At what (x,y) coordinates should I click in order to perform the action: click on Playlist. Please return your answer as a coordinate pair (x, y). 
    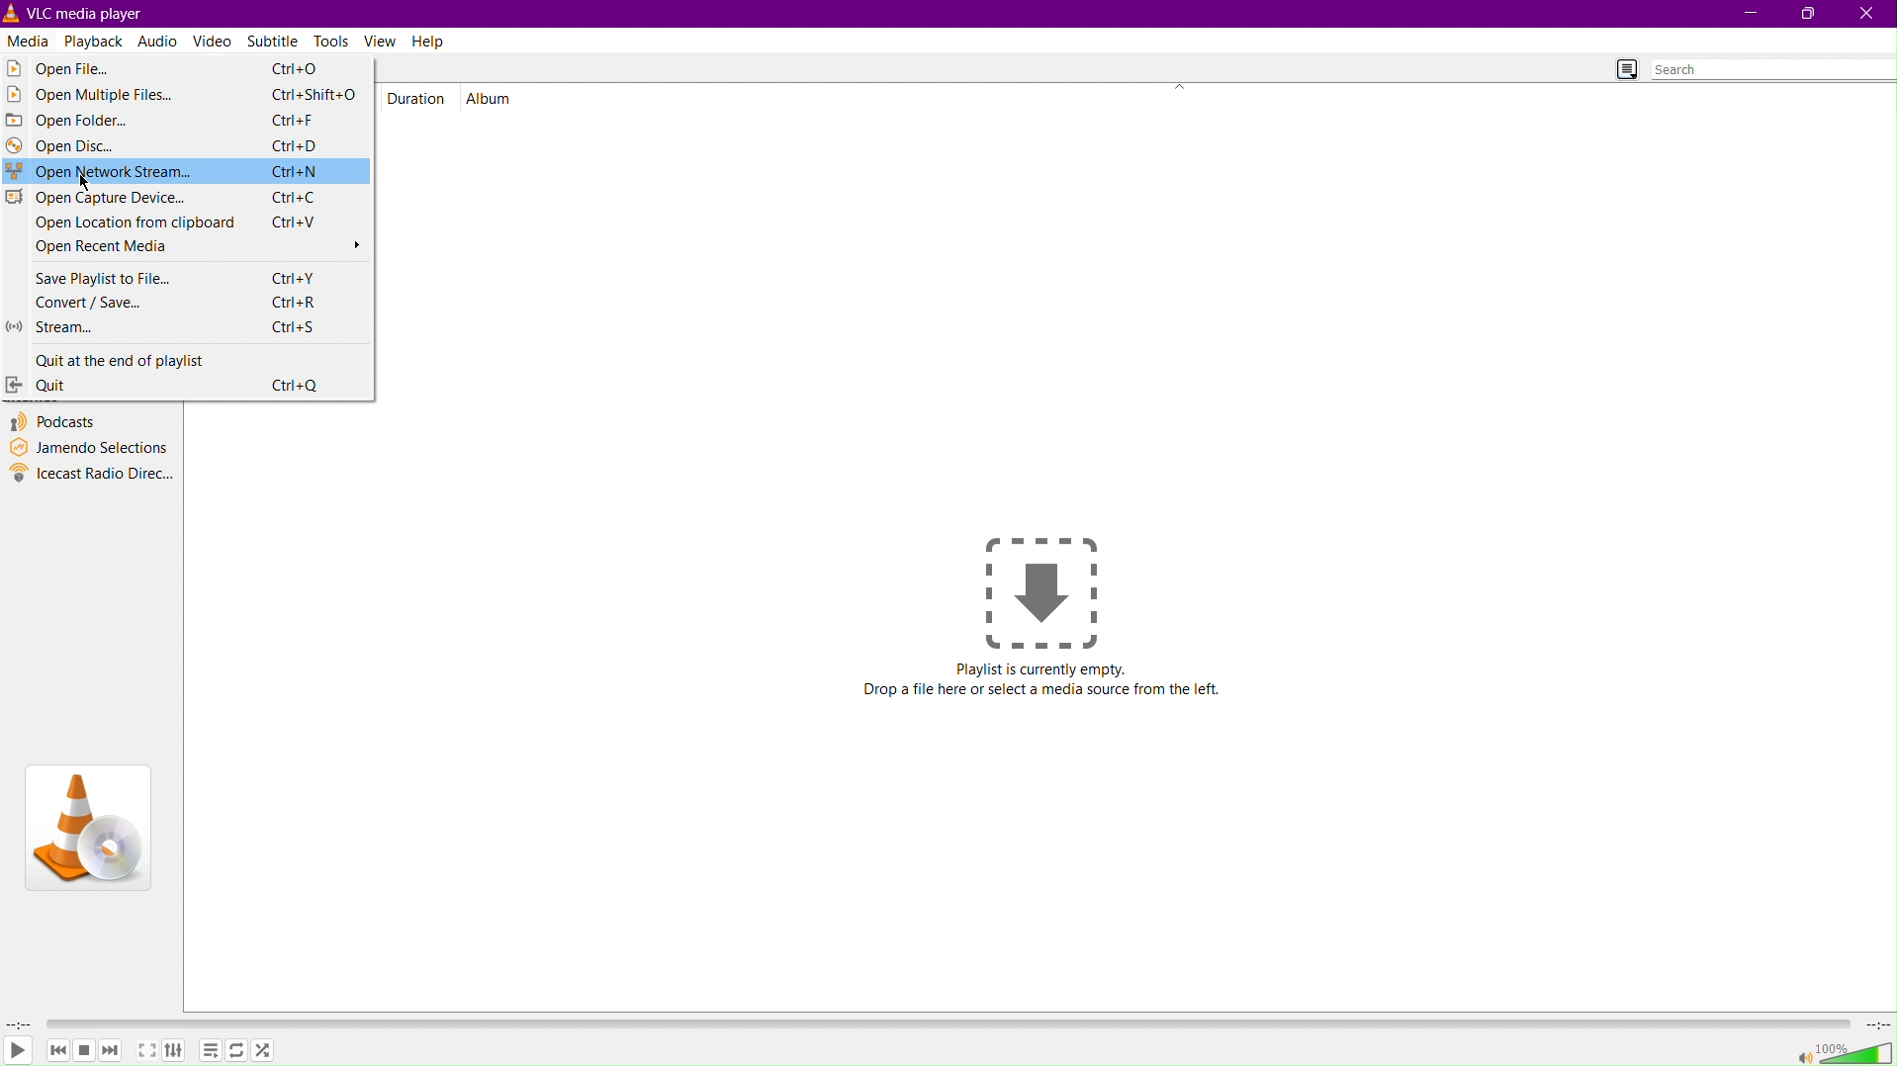
    Looking at the image, I should click on (211, 1051).